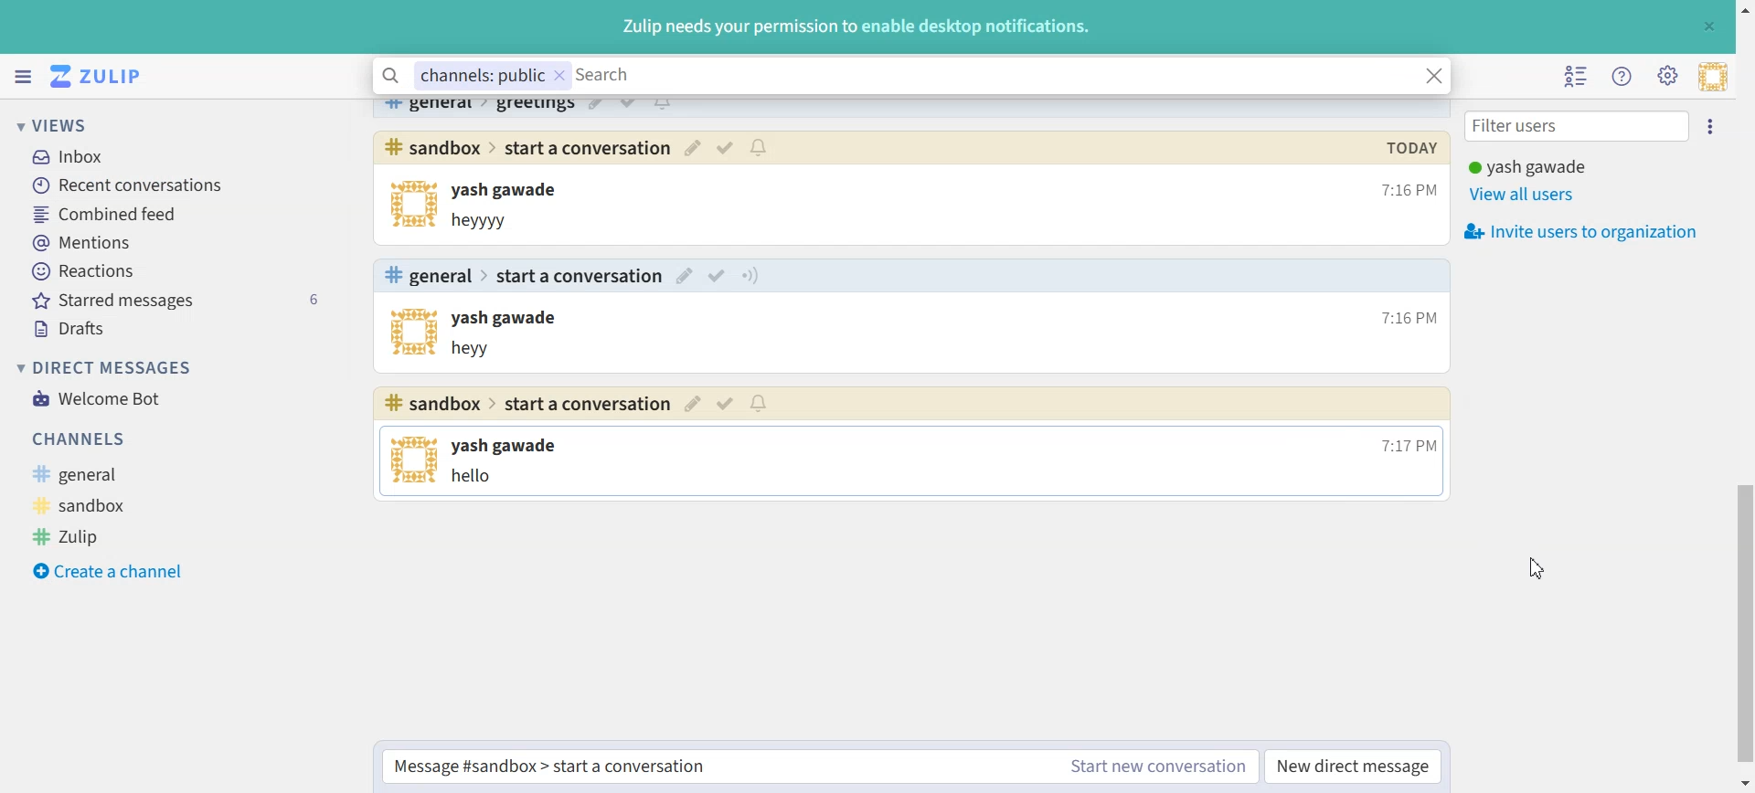 The width and height of the screenshot is (1755, 793). Describe the element at coordinates (1352, 767) in the screenshot. I see `New direct messages` at that location.